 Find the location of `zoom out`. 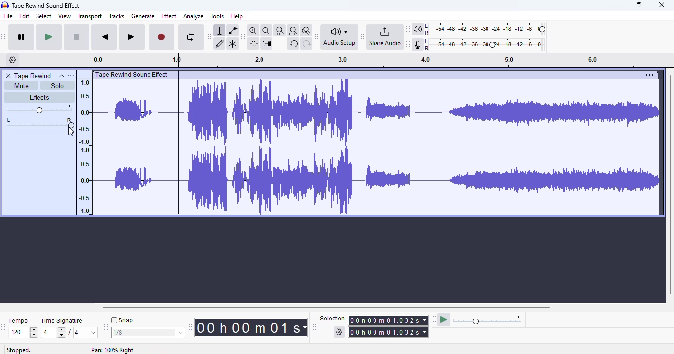

zoom out is located at coordinates (266, 31).